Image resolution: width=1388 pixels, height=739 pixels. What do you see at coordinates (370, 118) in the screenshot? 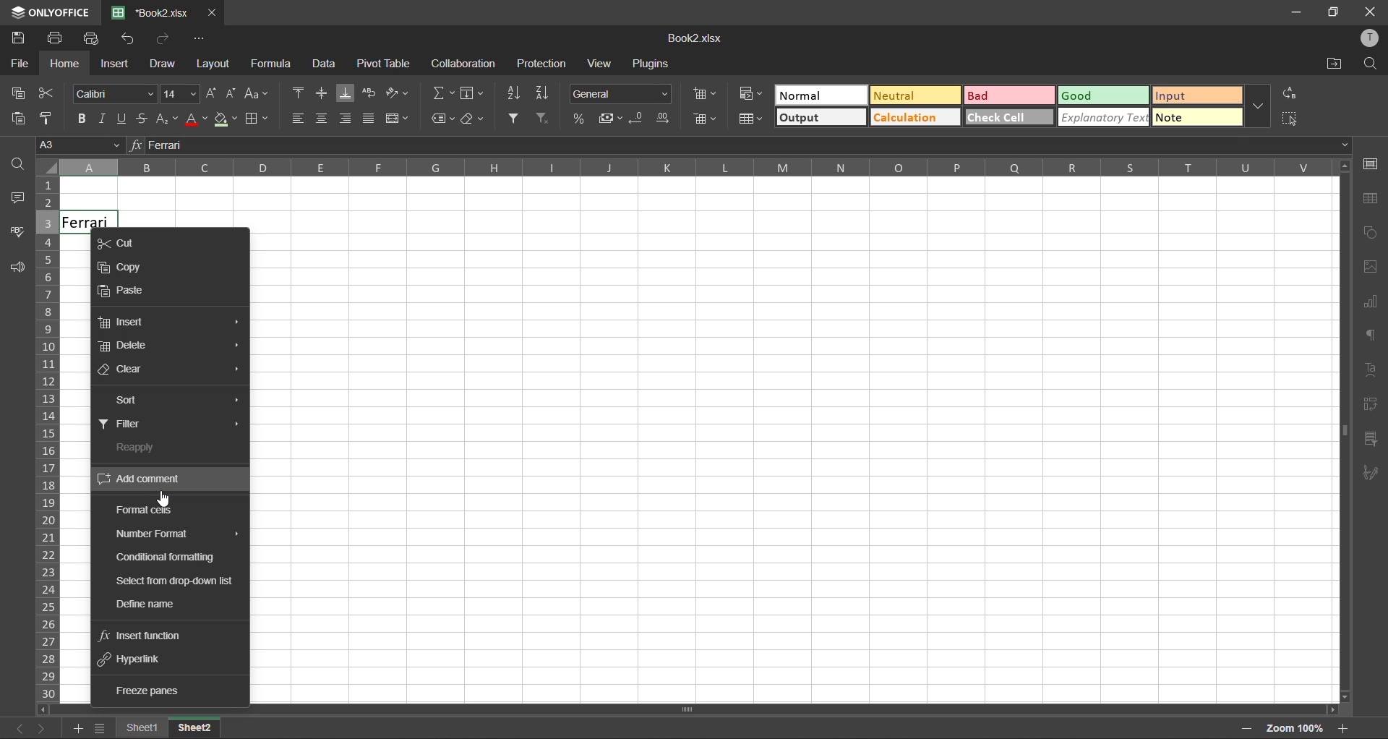
I see `justified` at bounding box center [370, 118].